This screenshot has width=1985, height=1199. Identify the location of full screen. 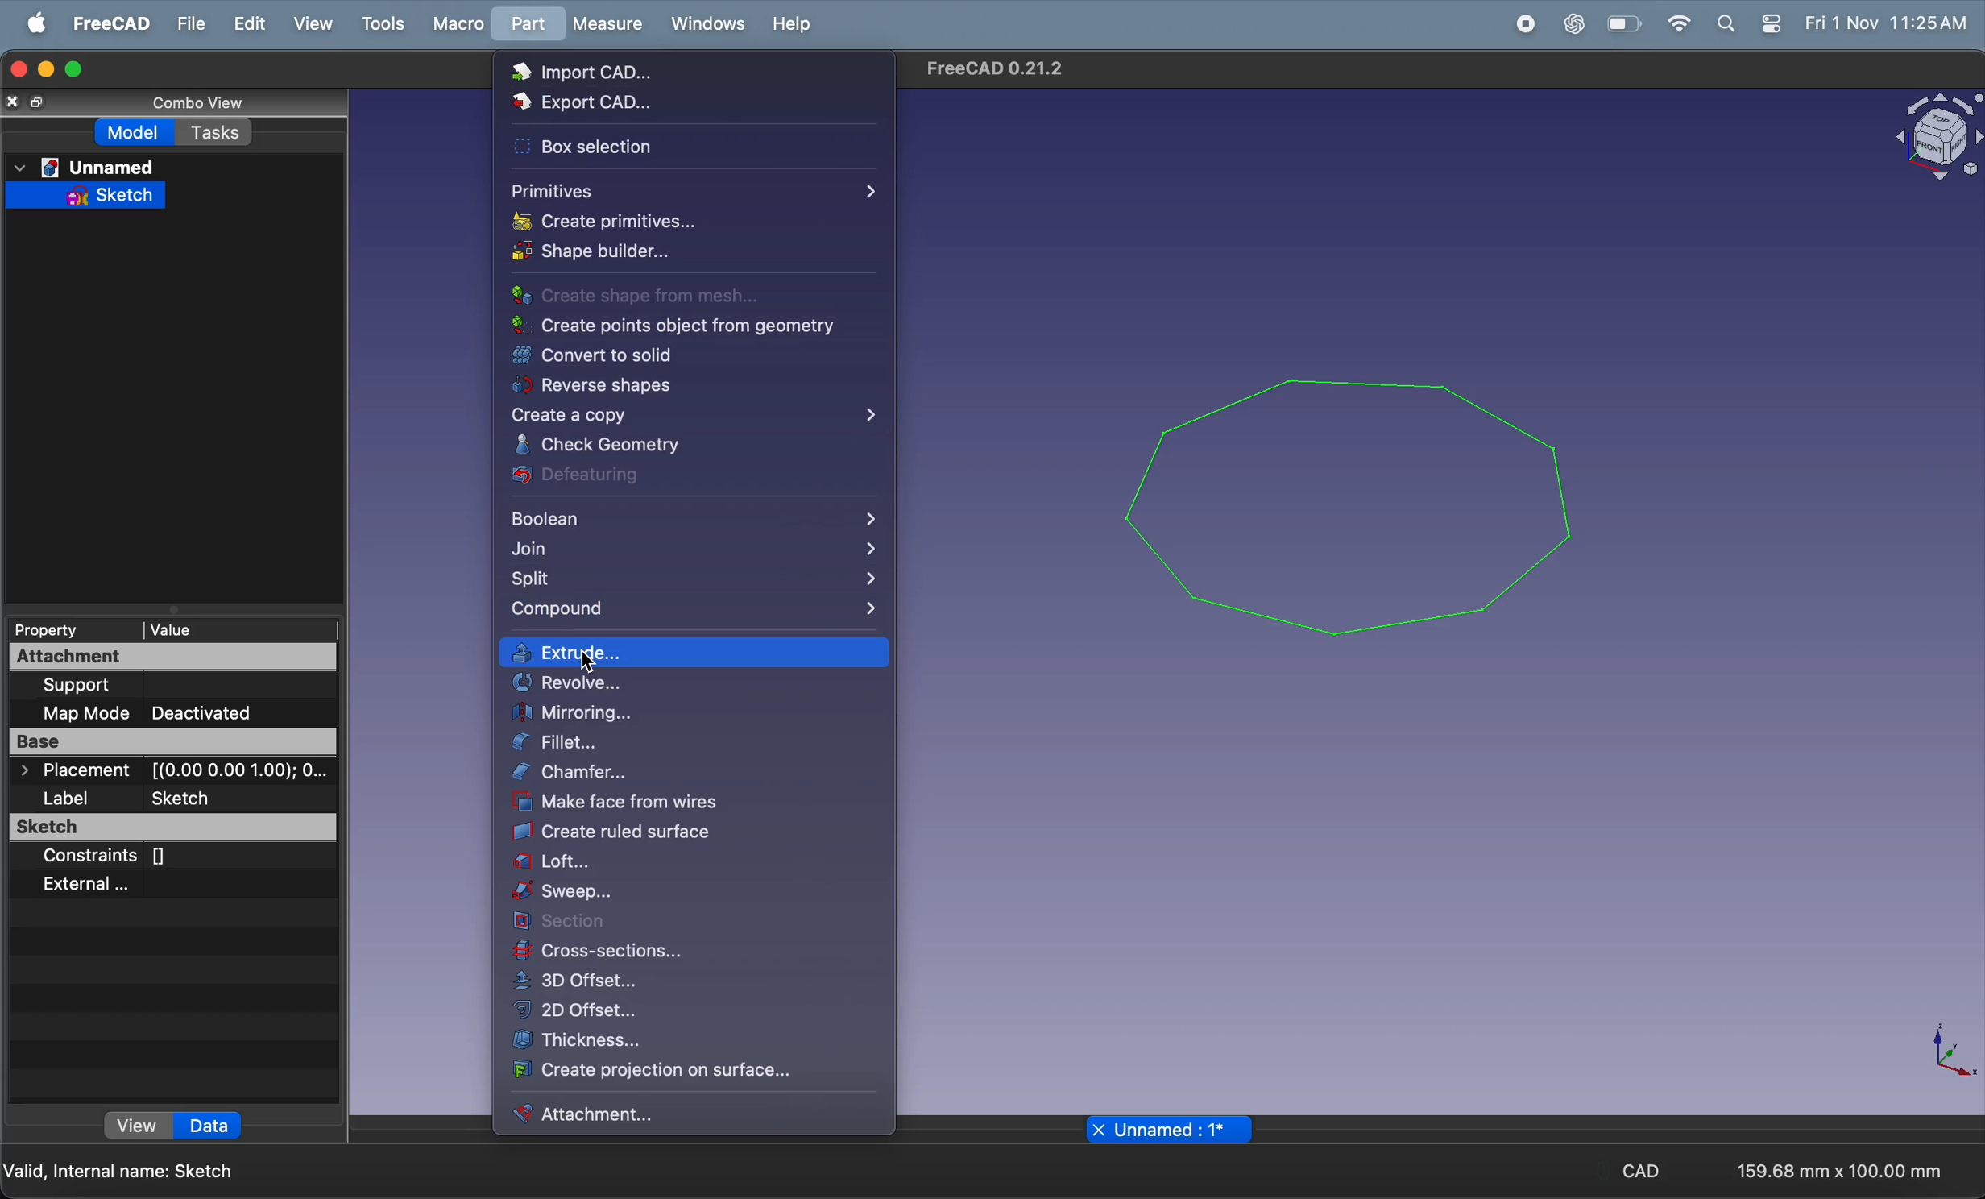
(42, 102).